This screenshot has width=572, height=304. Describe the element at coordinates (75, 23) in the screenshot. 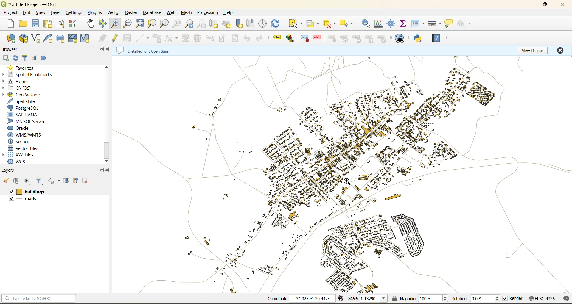

I see `style manager` at that location.